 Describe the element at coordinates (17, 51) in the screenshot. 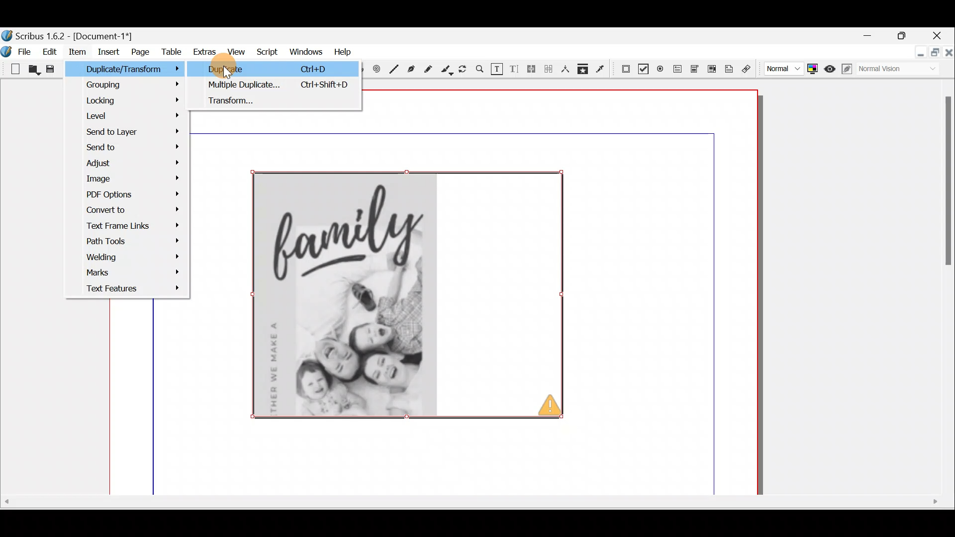

I see `File` at that location.